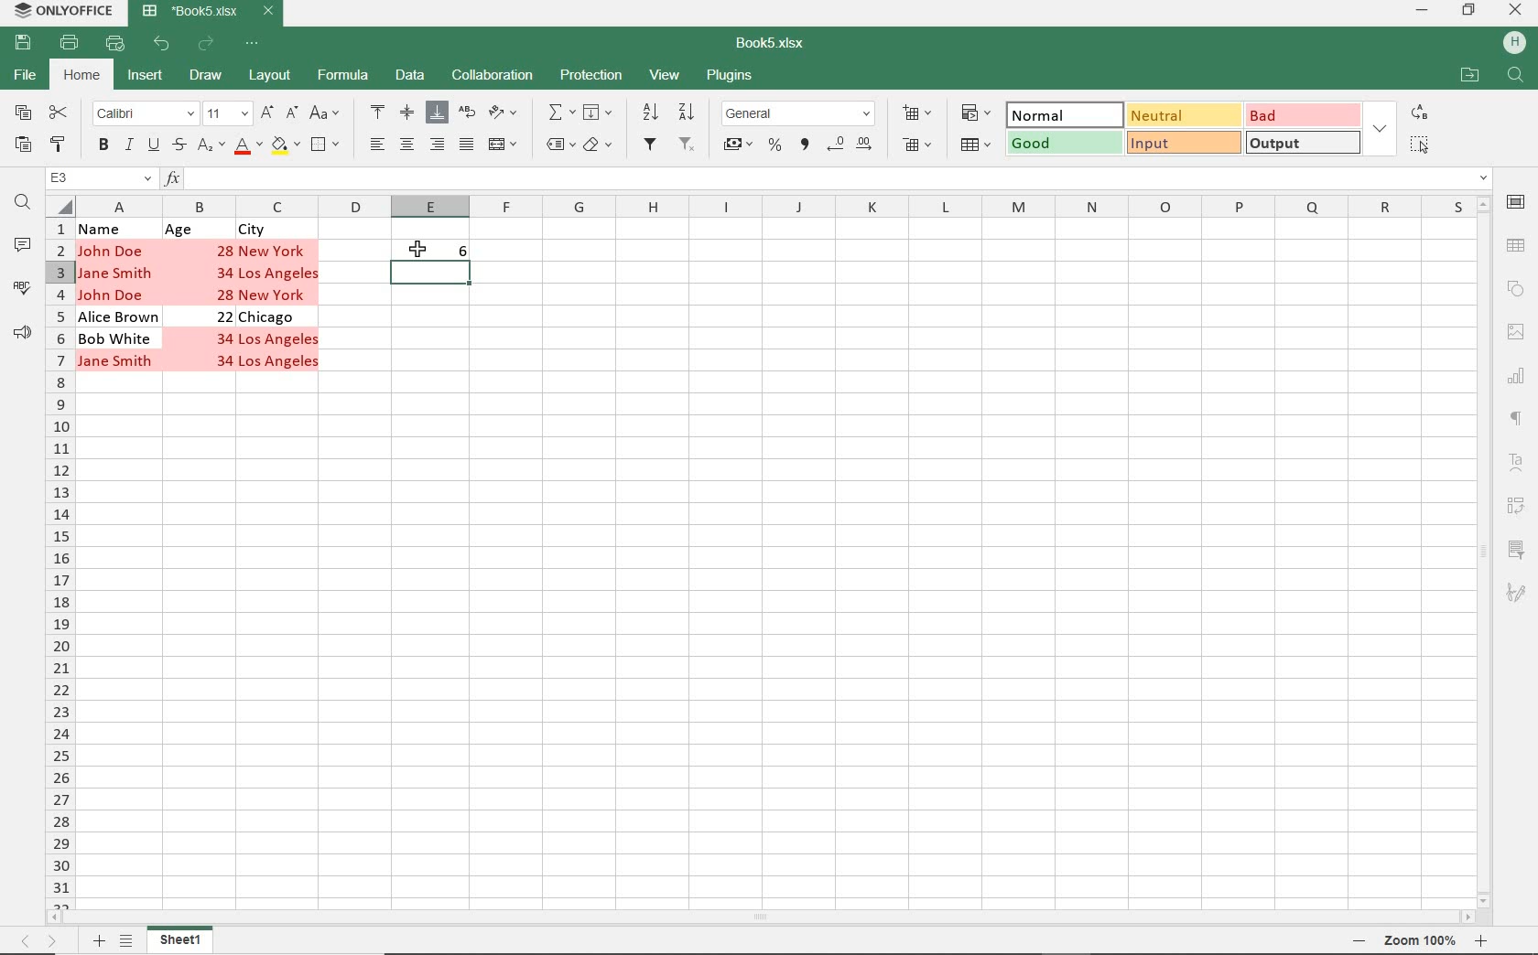 Image resolution: width=1538 pixels, height=955 pixels. What do you see at coordinates (256, 230) in the screenshot?
I see `City` at bounding box center [256, 230].